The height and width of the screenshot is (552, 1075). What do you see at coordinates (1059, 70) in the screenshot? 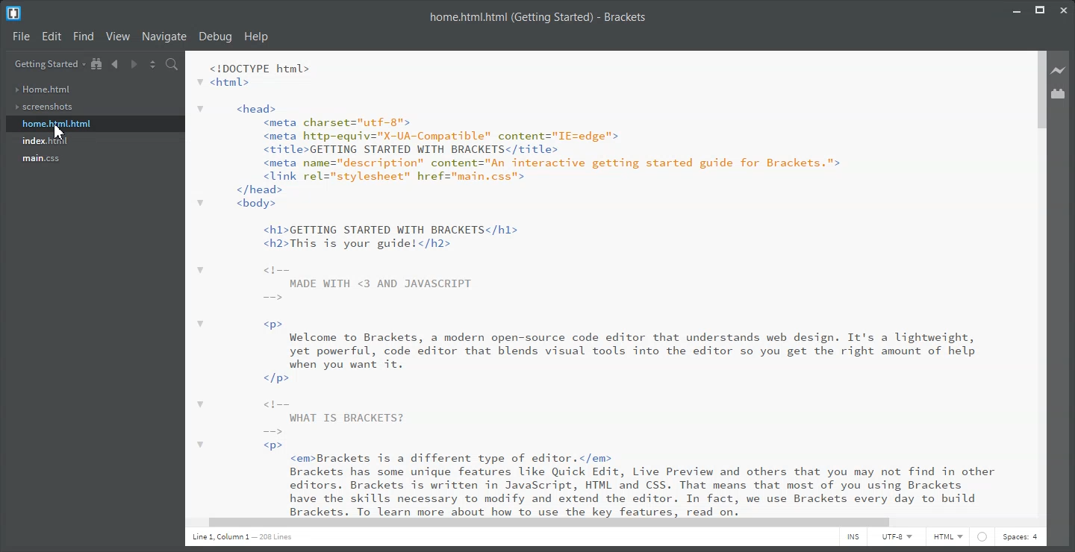
I see `Live preview` at bounding box center [1059, 70].